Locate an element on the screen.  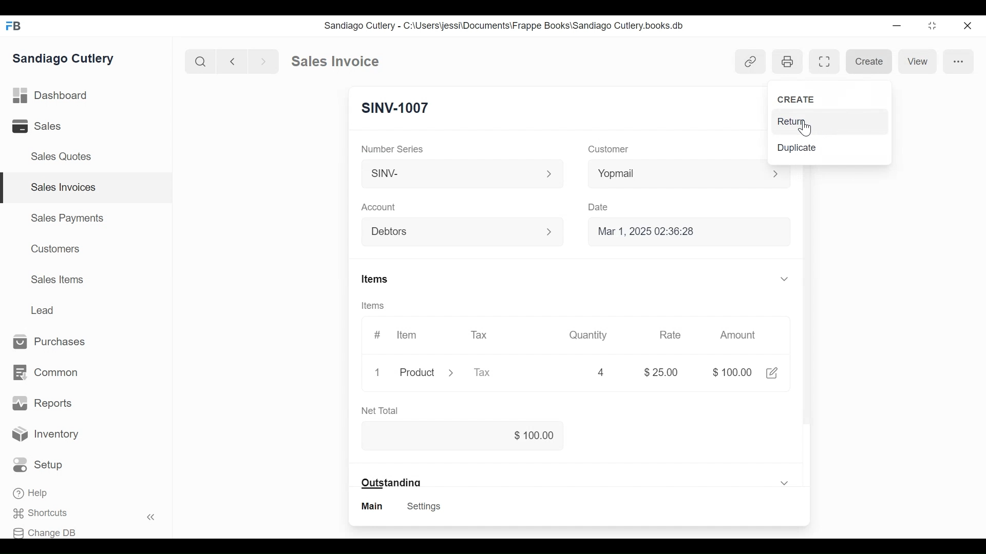
 Mar 1, 2025 02:36:28 is located at coordinates (682, 231).